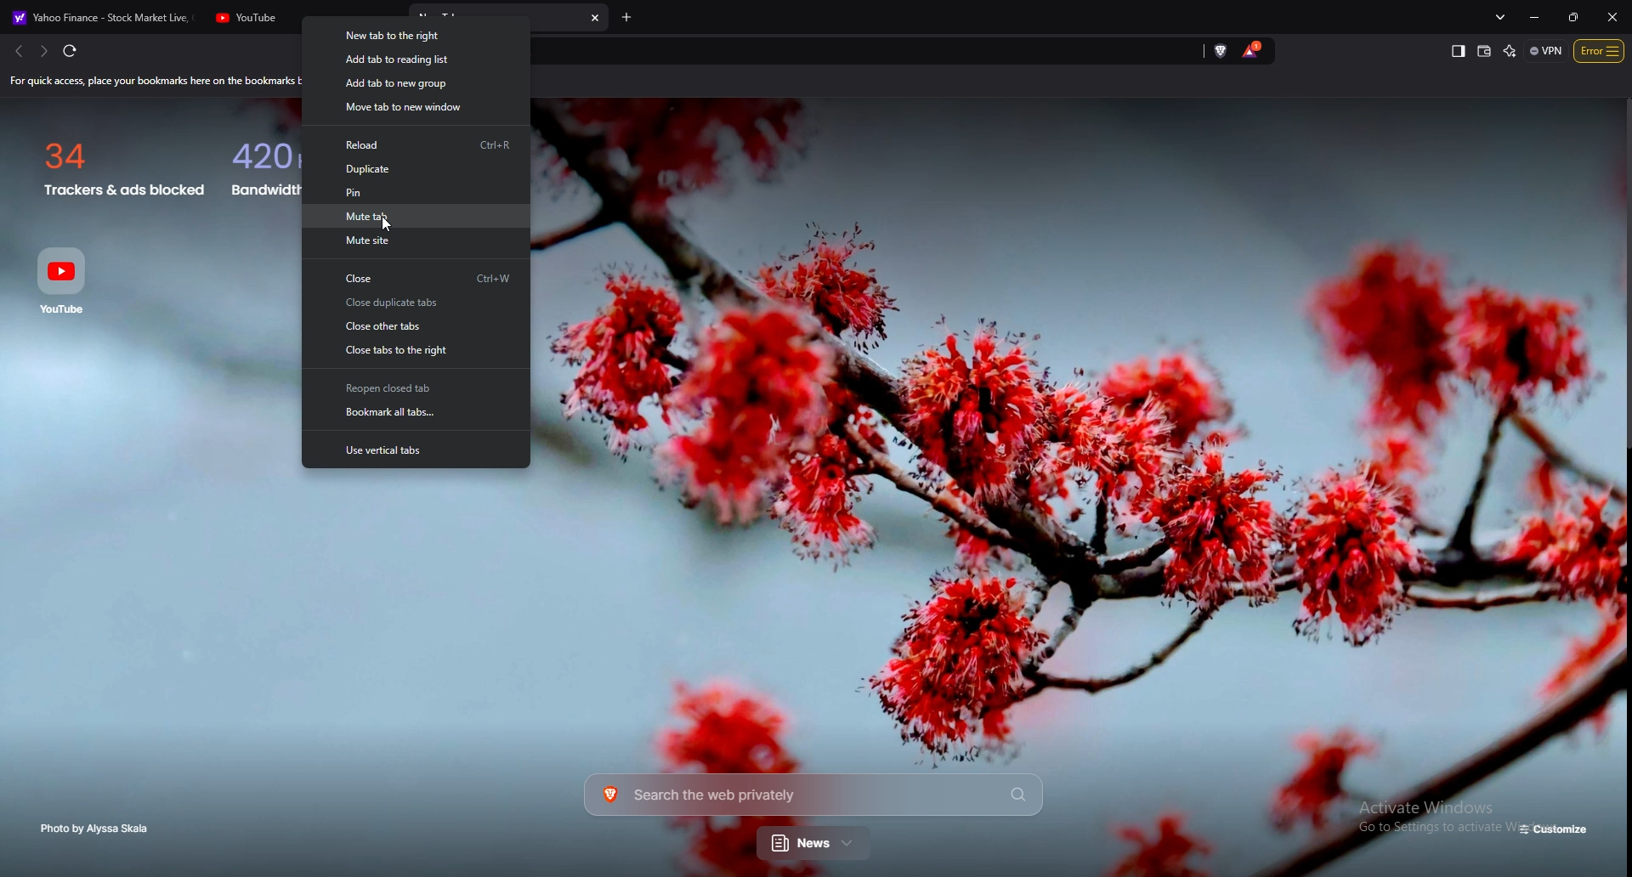 The width and height of the screenshot is (1632, 877). I want to click on close duplicate tabs, so click(417, 302).